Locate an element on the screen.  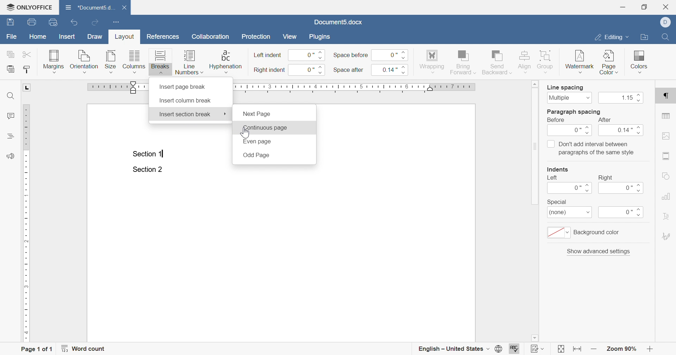
section 1 is located at coordinates (149, 154).